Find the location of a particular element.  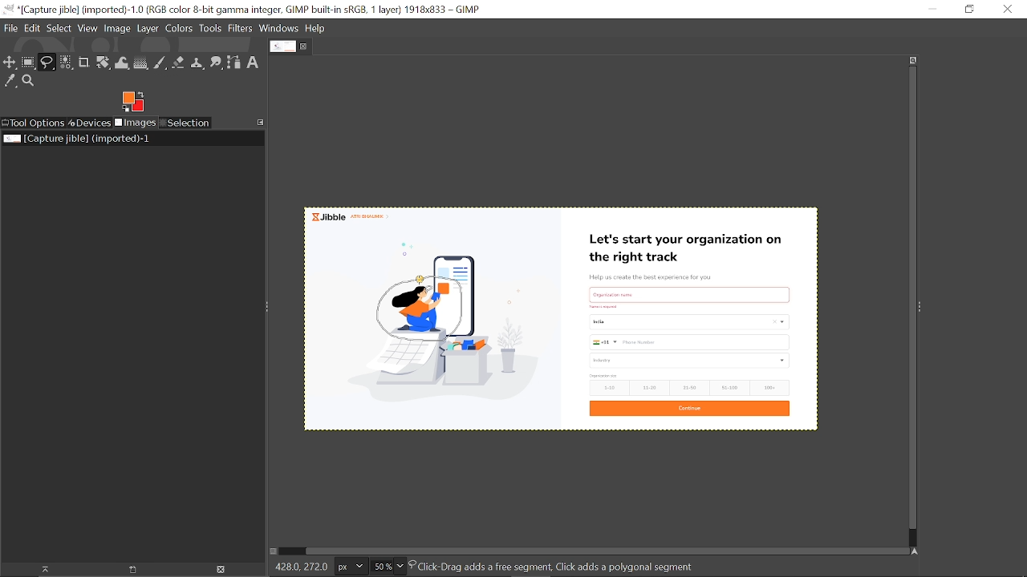

Current image unit is located at coordinates (349, 567).